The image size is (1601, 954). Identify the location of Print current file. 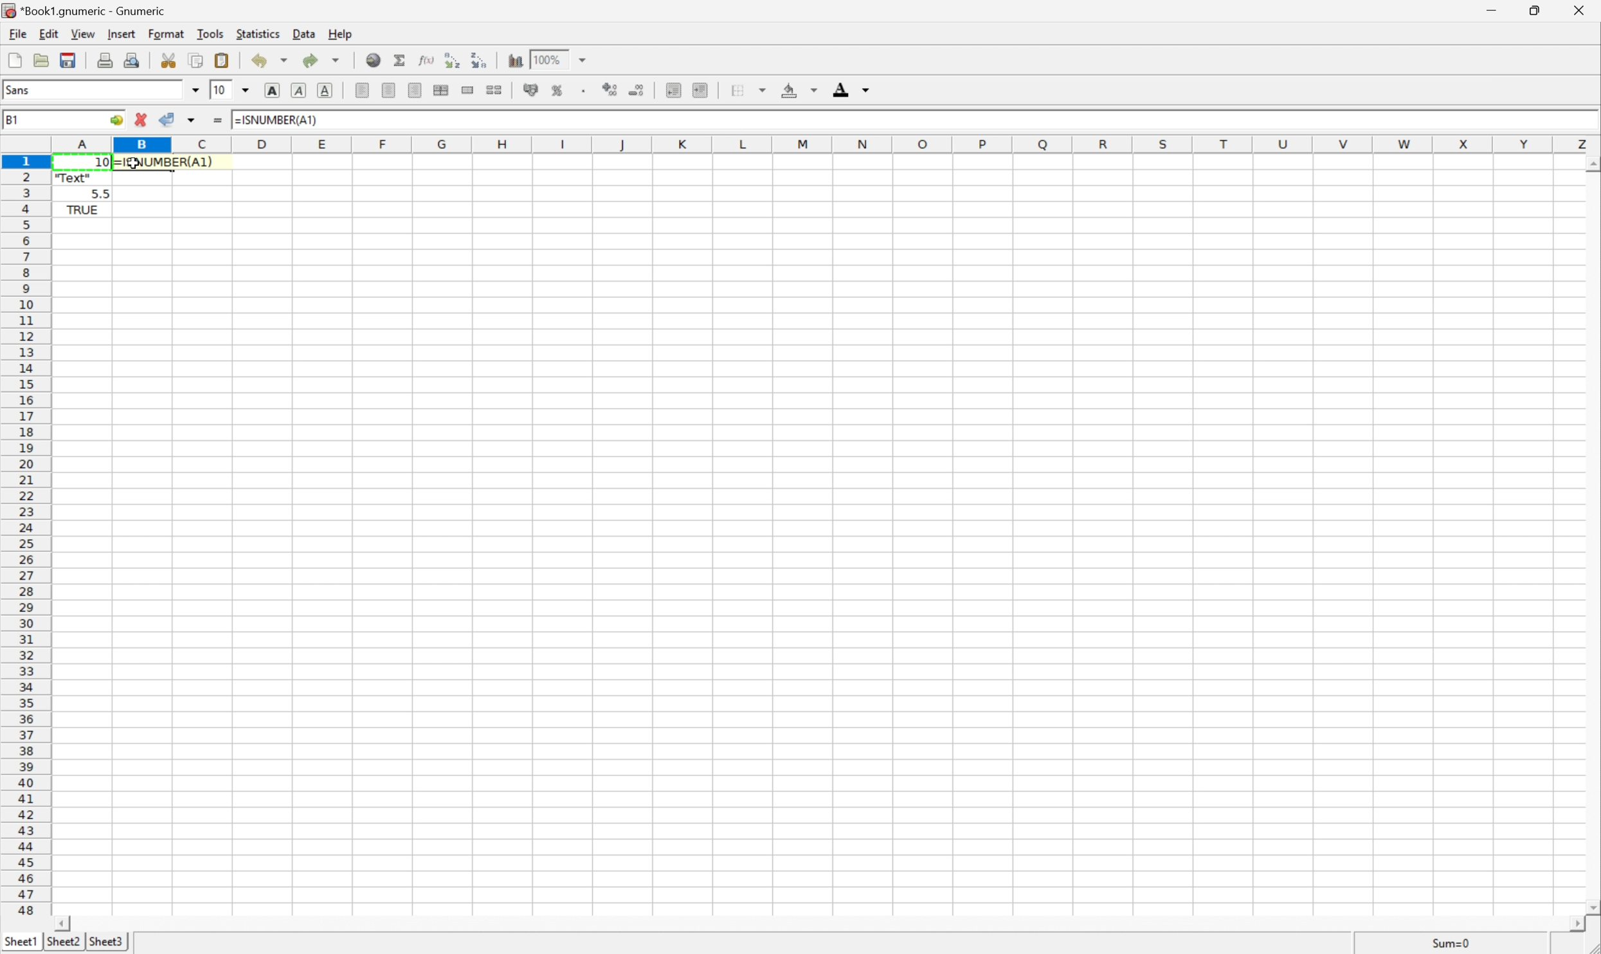
(105, 60).